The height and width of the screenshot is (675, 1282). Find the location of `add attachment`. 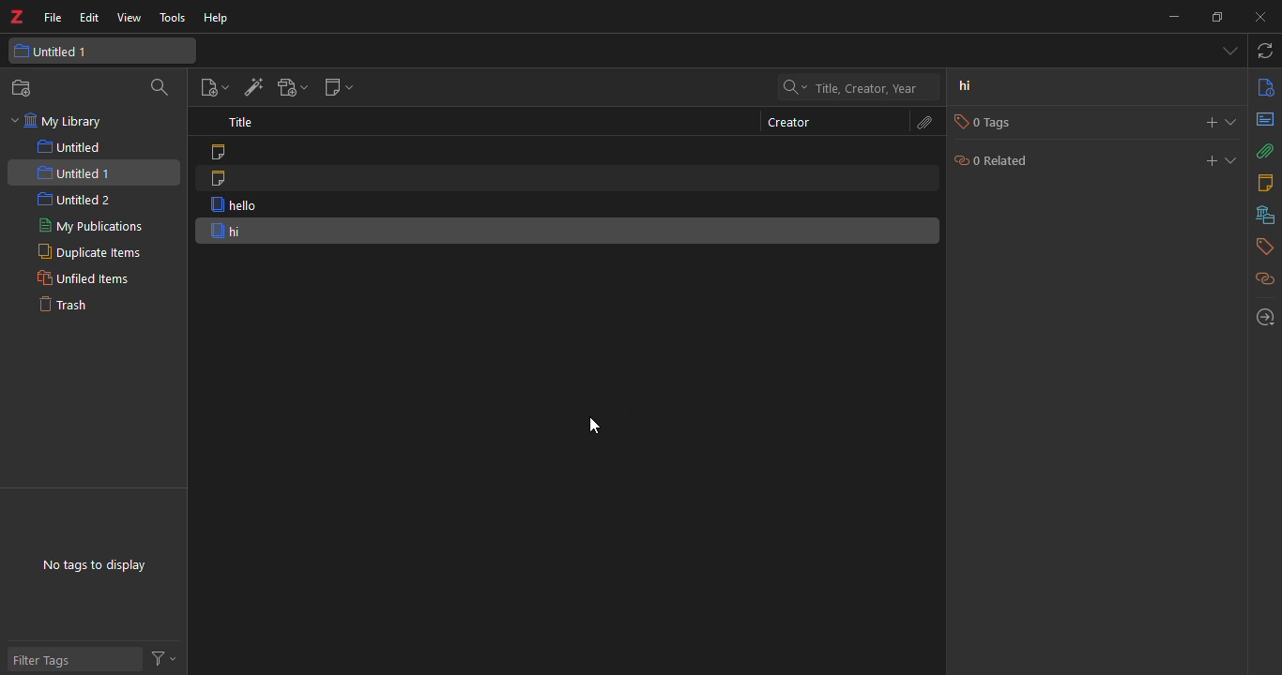

add attachment is located at coordinates (290, 87).